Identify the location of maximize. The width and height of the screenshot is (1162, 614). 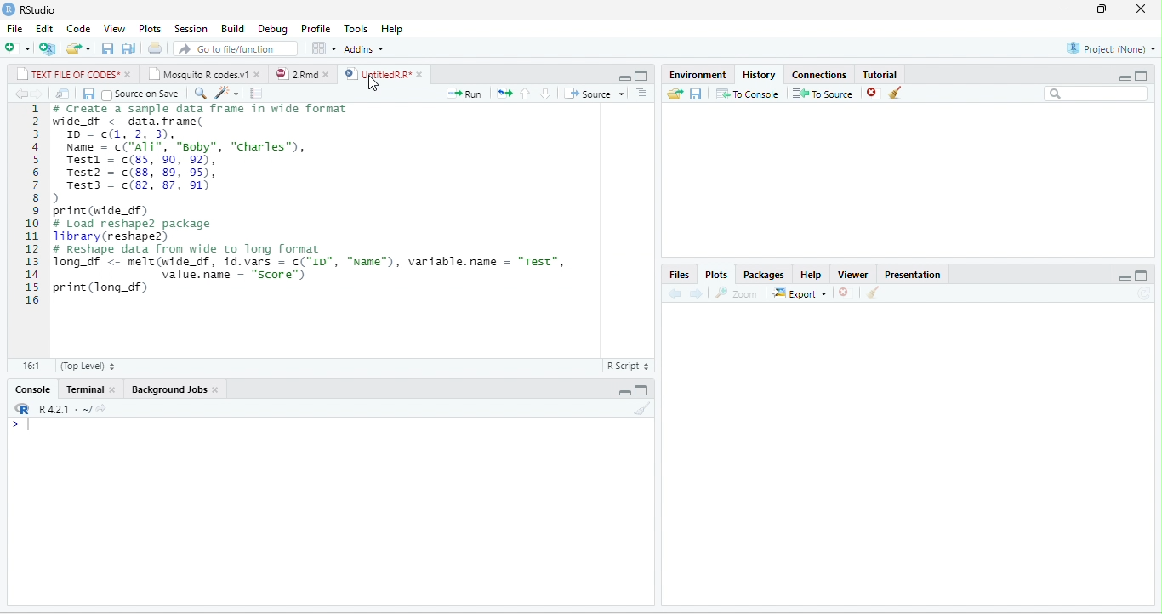
(641, 390).